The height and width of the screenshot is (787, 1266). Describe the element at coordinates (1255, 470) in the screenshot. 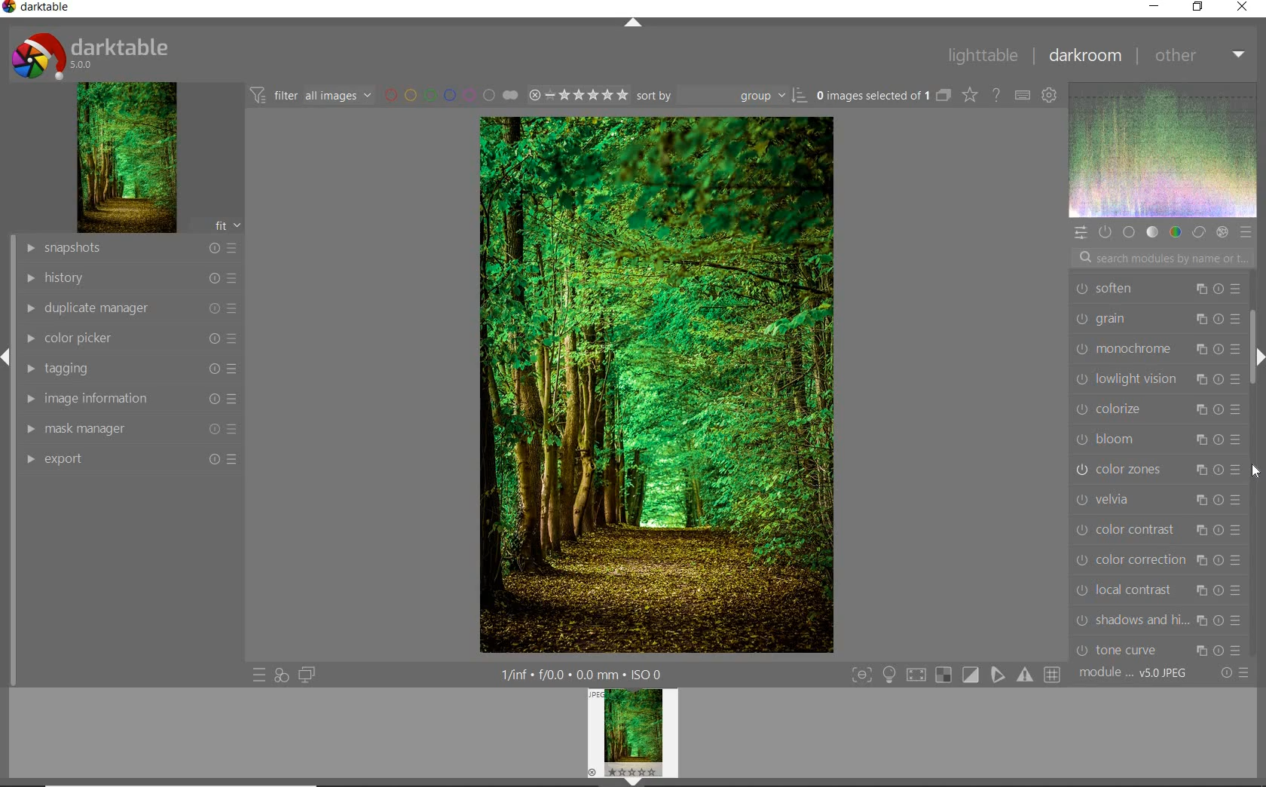

I see `cursor` at that location.